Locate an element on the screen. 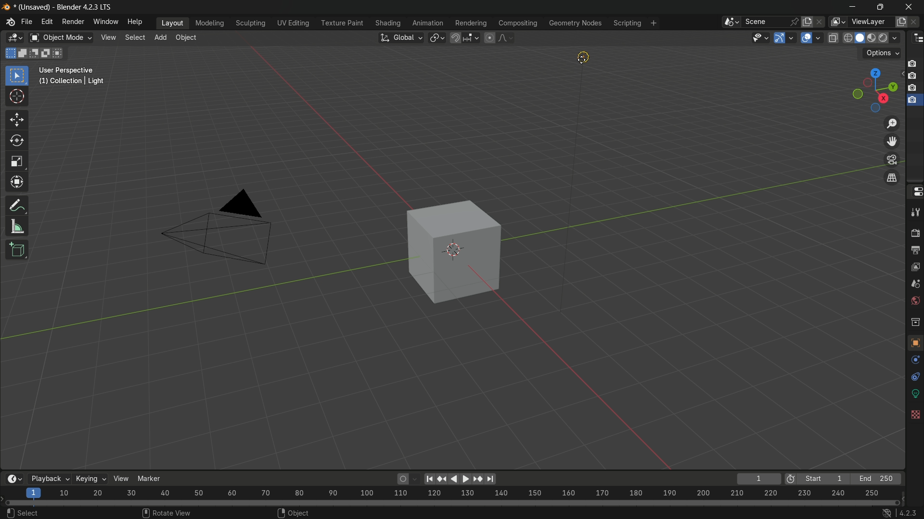 The height and width of the screenshot is (519, 924). scene name is located at coordinates (767, 23).